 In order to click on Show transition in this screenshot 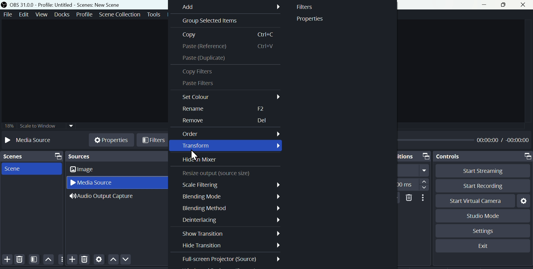, I will do `click(232, 233)`.